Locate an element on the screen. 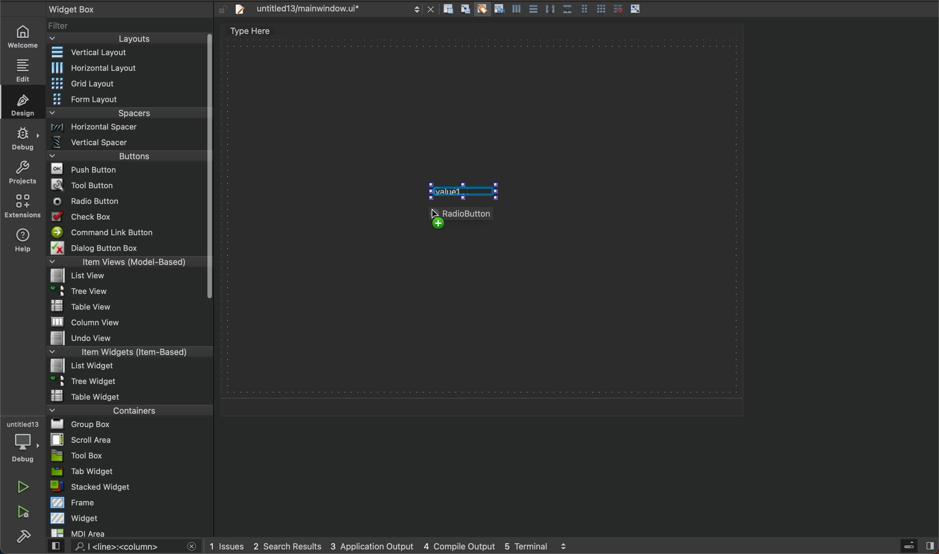  push button is located at coordinates (127, 171).